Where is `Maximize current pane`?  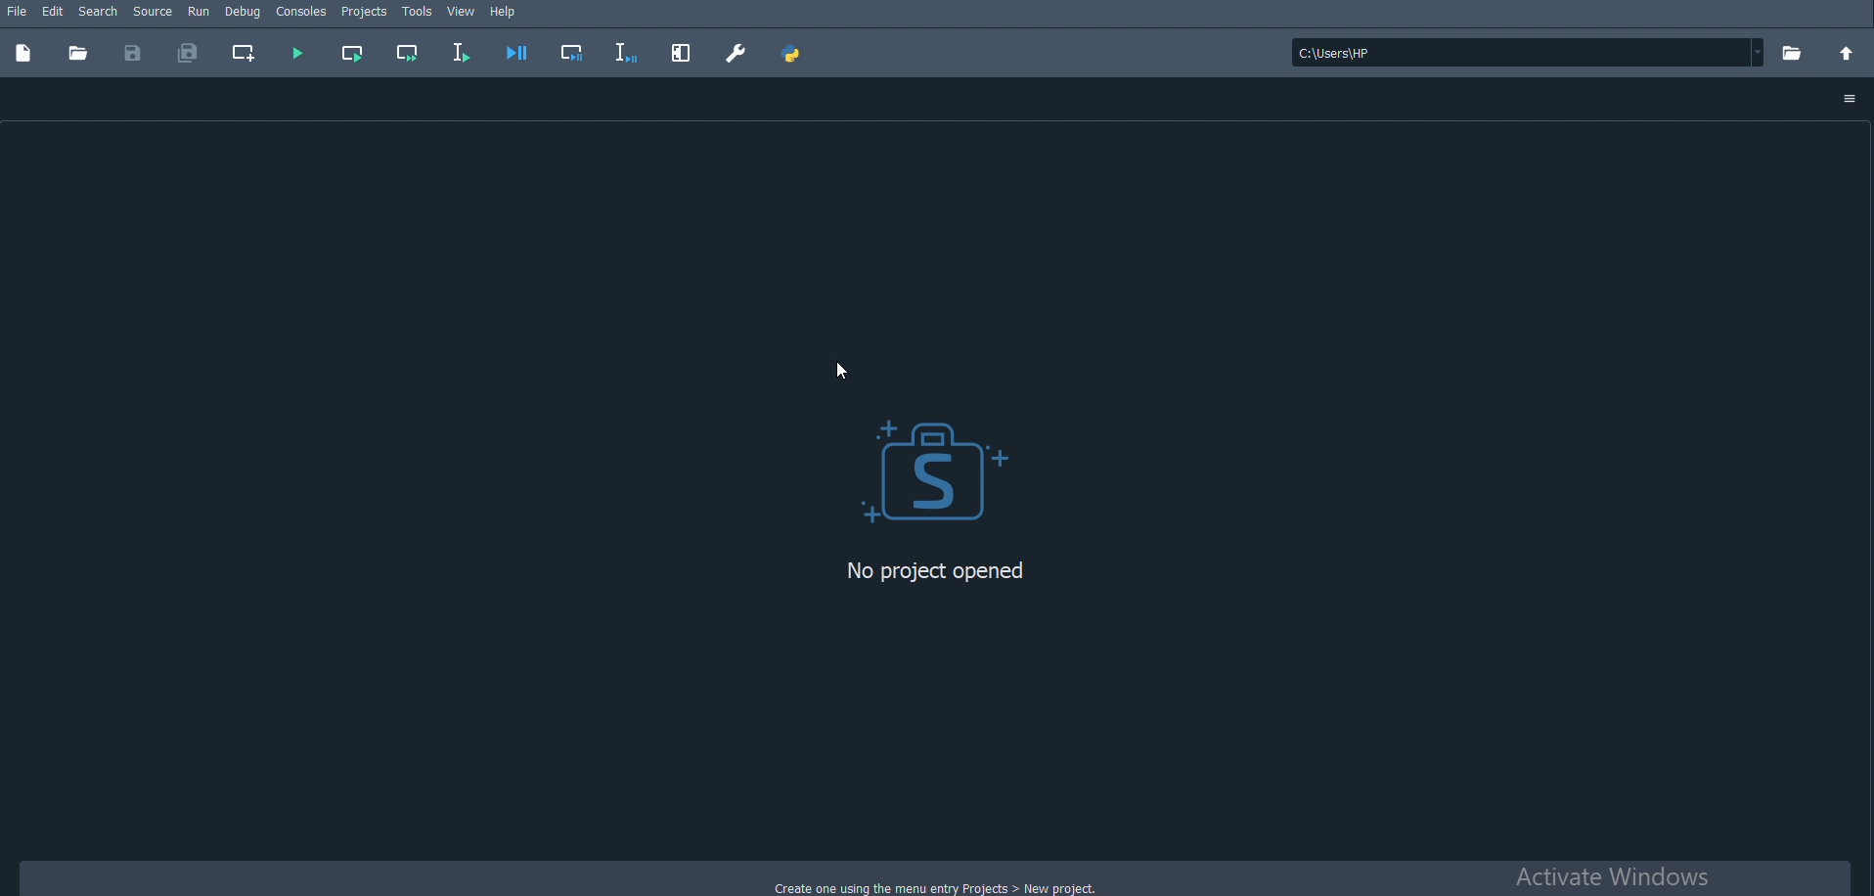 Maximize current pane is located at coordinates (680, 51).